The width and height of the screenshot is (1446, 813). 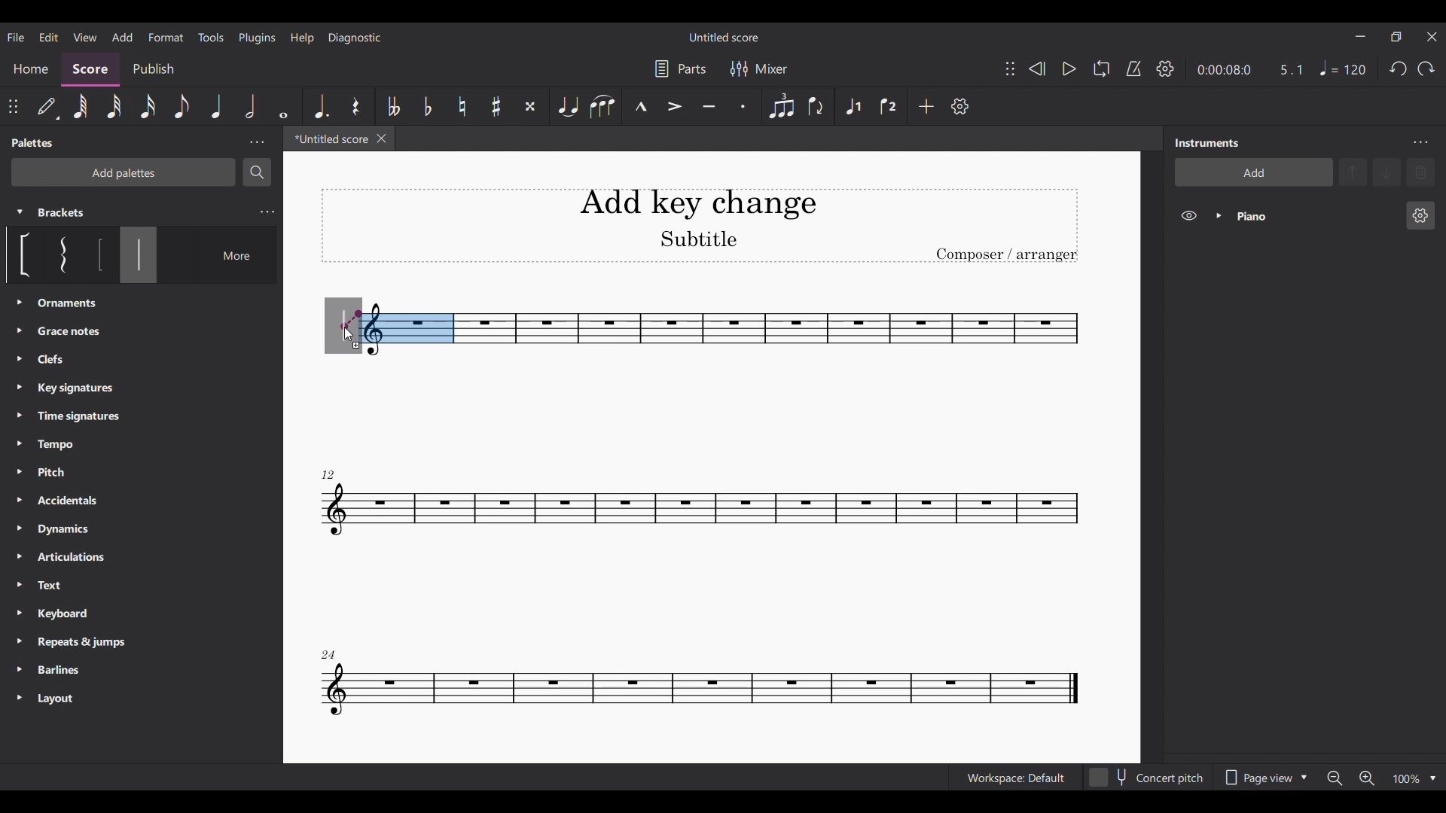 I want to click on Attachment area highlighted, so click(x=409, y=328).